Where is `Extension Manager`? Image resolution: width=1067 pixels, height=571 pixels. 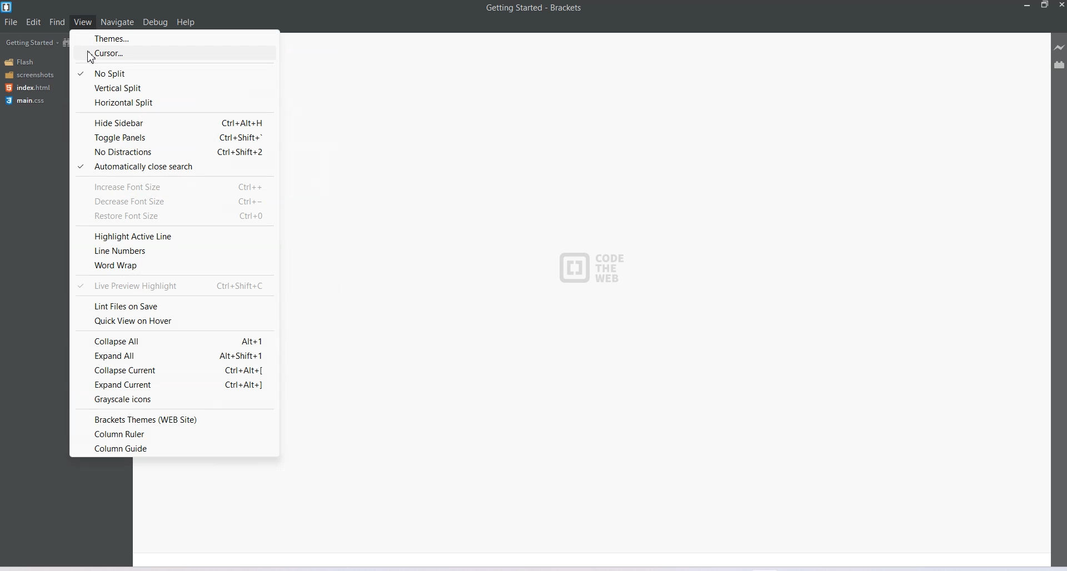 Extension Manager is located at coordinates (1060, 64).